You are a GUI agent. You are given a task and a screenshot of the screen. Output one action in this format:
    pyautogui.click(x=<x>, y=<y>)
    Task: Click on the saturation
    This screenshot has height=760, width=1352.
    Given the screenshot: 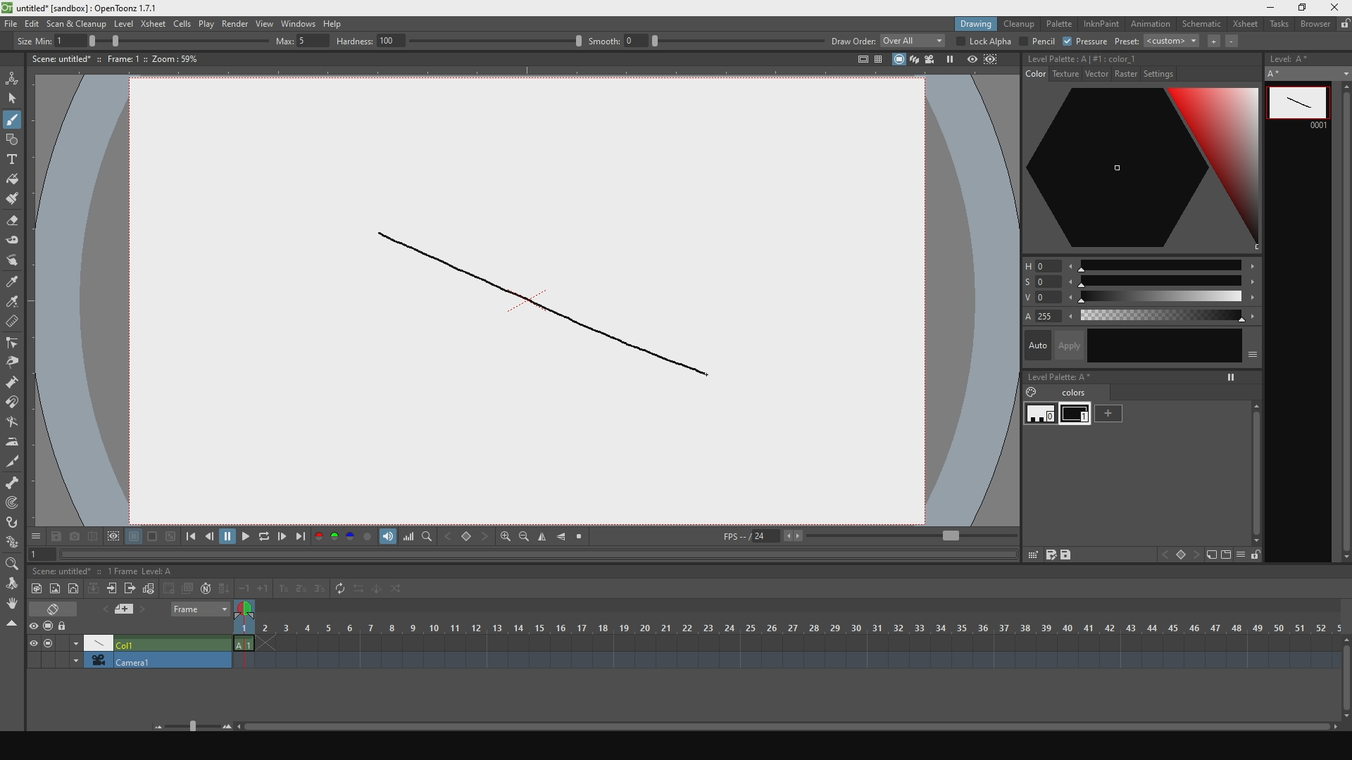 What is the action you would take?
    pyautogui.click(x=1138, y=282)
    